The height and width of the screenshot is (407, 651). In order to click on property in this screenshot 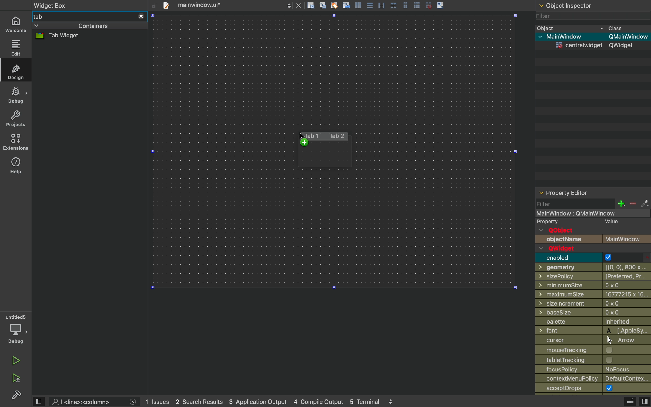, I will do `click(589, 222)`.